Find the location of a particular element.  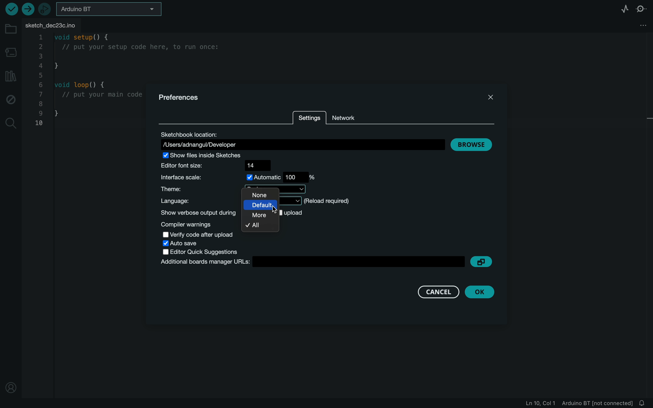

browse is located at coordinates (473, 145).